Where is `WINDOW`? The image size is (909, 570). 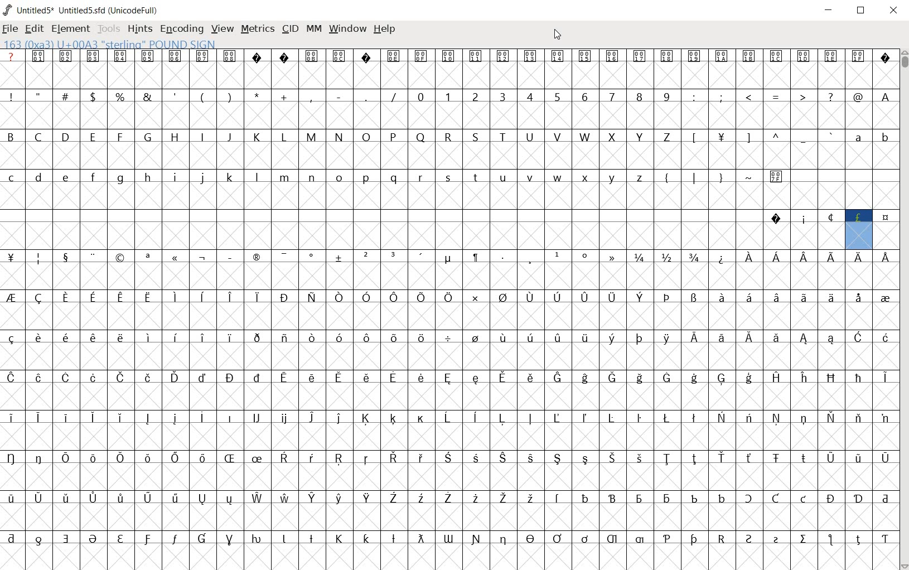
WINDOW is located at coordinates (349, 30).